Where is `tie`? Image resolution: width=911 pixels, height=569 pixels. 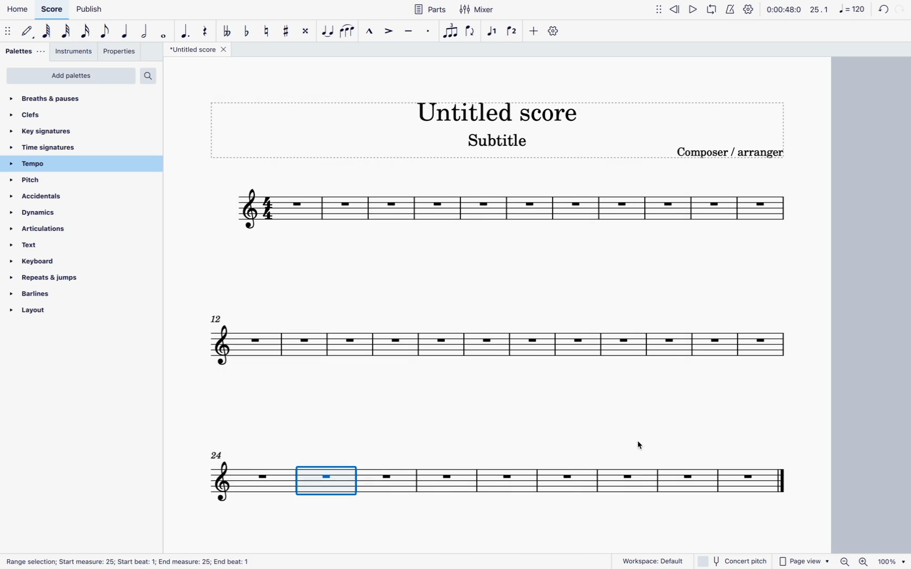 tie is located at coordinates (327, 30).